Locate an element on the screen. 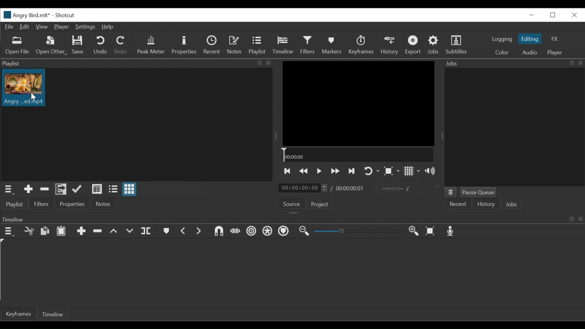 The image size is (585, 329). Play backward quickly is located at coordinates (304, 172).